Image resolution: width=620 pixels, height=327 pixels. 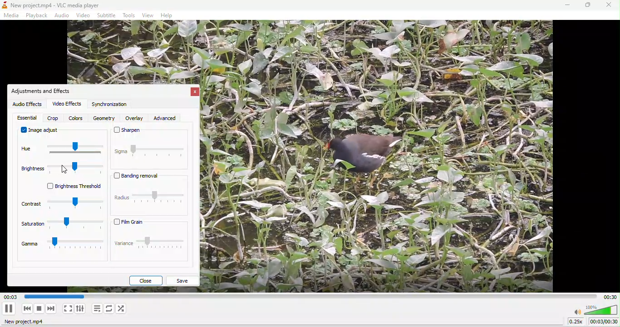 I want to click on audio effects, so click(x=27, y=105).